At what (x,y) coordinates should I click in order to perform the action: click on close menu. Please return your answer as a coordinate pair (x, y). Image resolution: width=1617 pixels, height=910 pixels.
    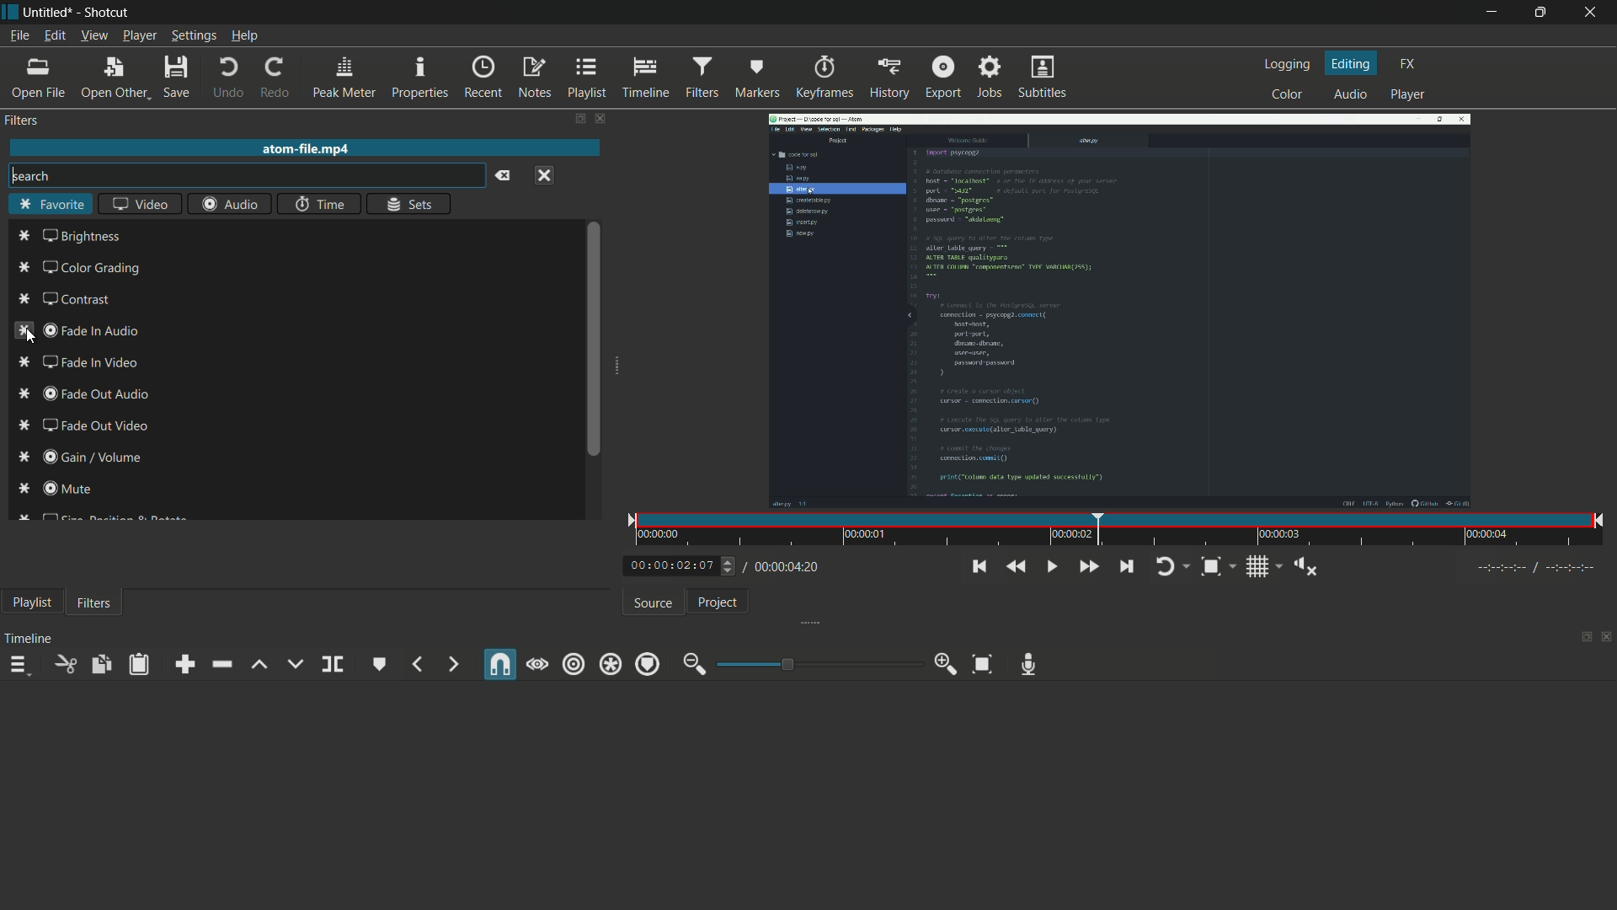
    Looking at the image, I should click on (545, 176).